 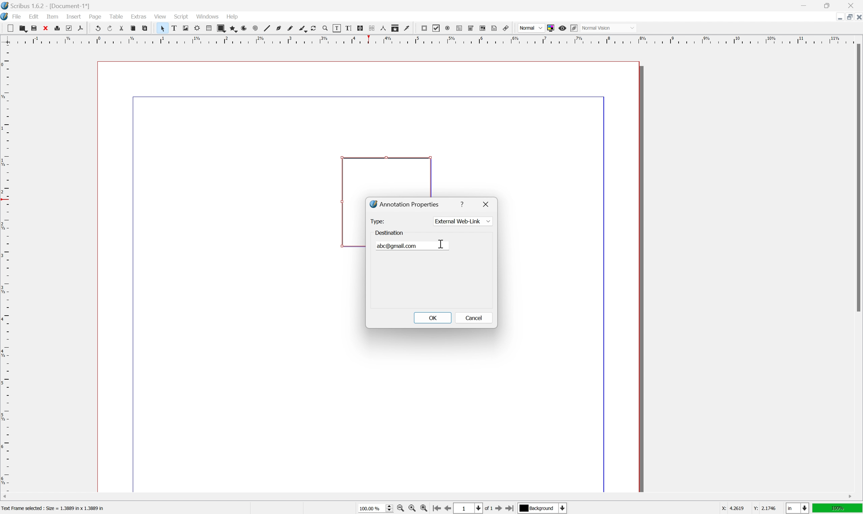 I want to click on close, so click(x=45, y=28).